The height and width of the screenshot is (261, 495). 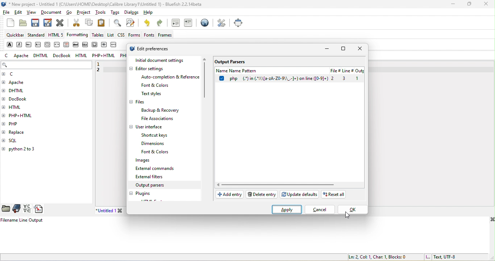 What do you see at coordinates (157, 135) in the screenshot?
I see `shortcut keys` at bounding box center [157, 135].